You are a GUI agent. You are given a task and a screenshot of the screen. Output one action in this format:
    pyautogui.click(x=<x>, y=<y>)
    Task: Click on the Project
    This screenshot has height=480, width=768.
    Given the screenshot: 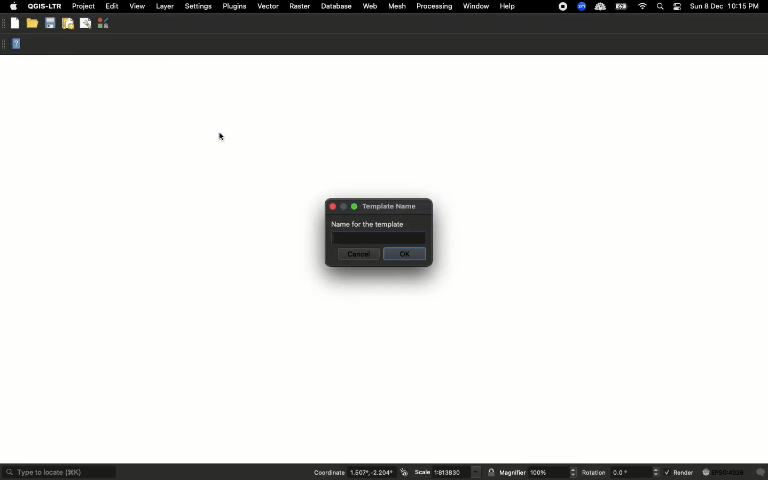 What is the action you would take?
    pyautogui.click(x=84, y=6)
    